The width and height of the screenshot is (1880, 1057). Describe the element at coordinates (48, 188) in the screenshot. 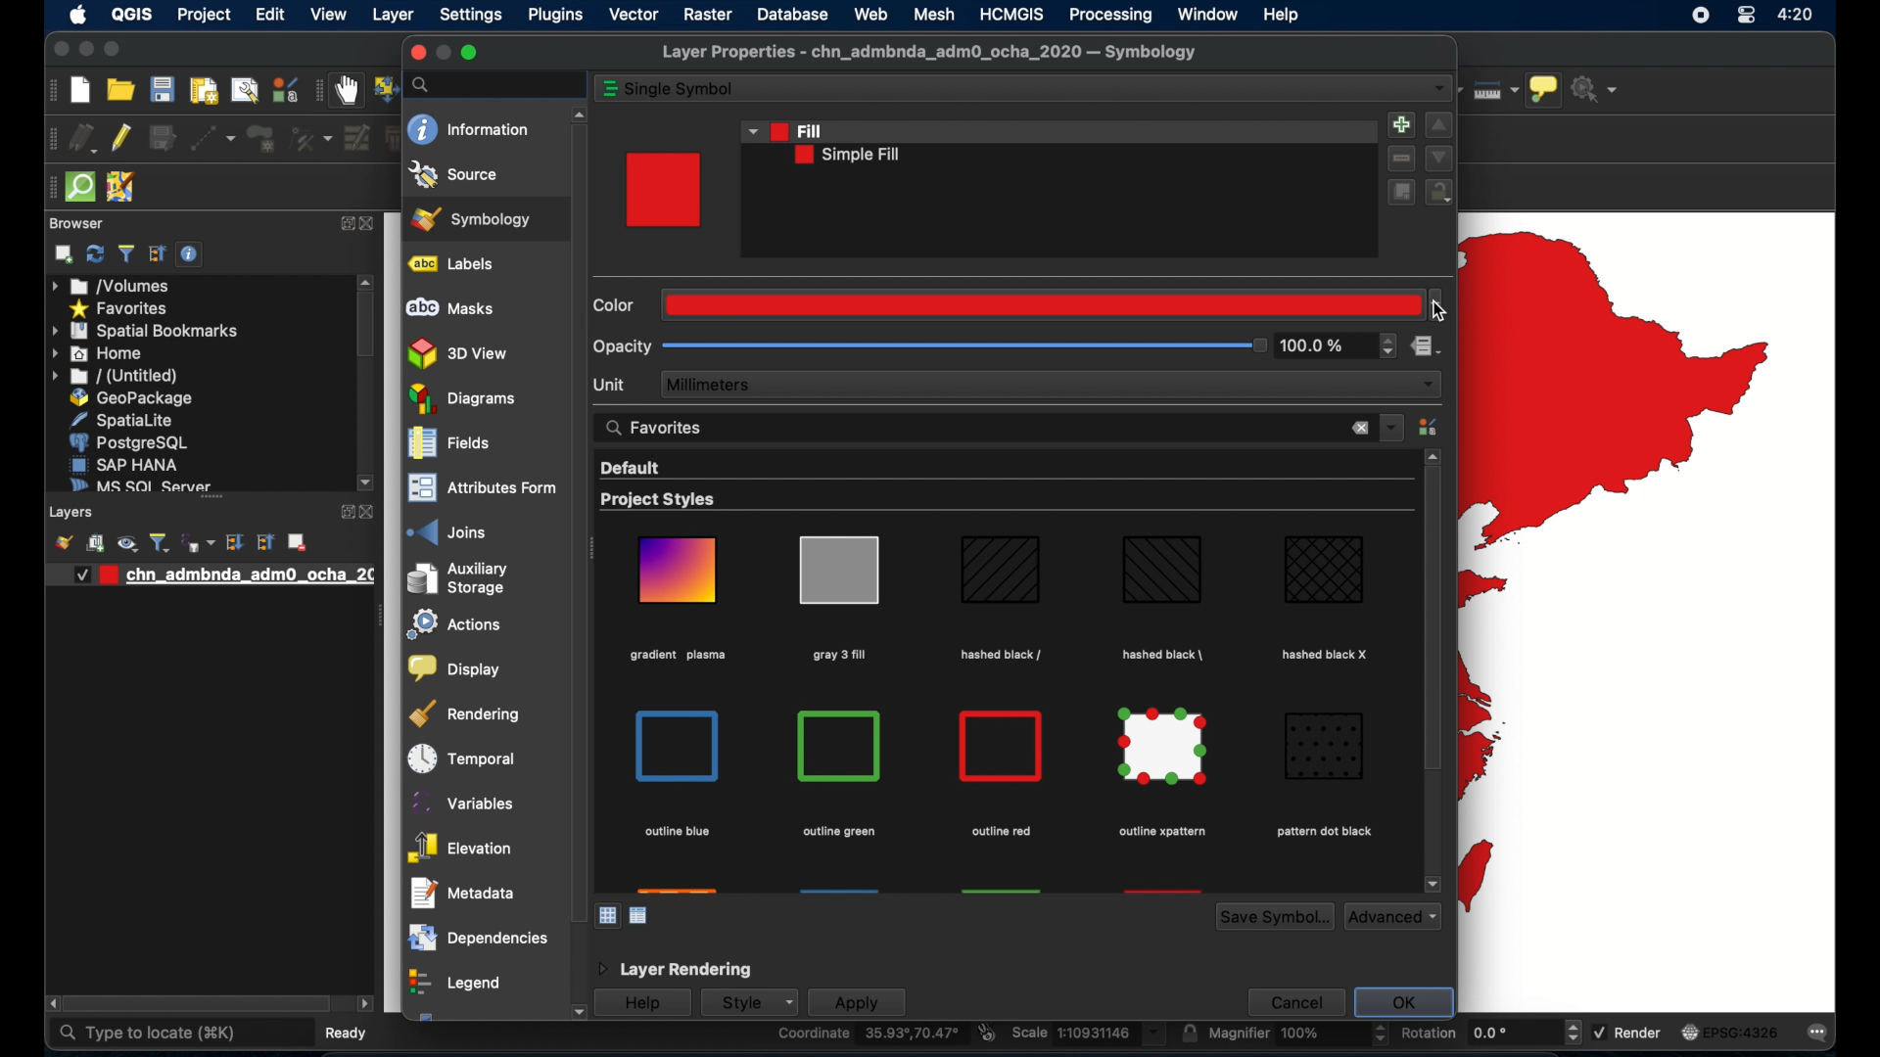

I see `drag handle` at that location.